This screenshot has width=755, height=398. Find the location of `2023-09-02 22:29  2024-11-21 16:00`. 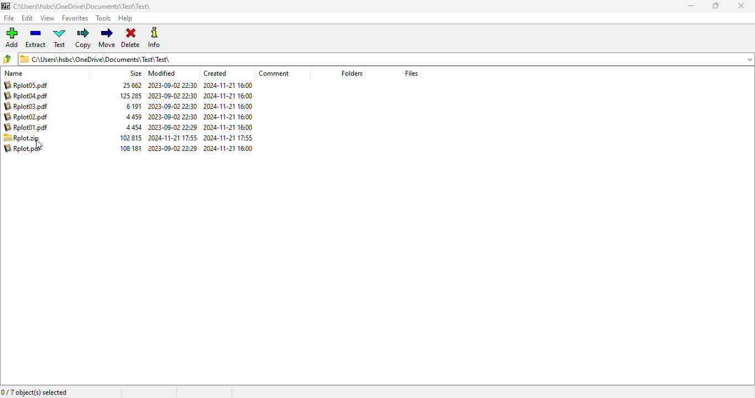

2023-09-02 22:29  2024-11-21 16:00 is located at coordinates (201, 128).